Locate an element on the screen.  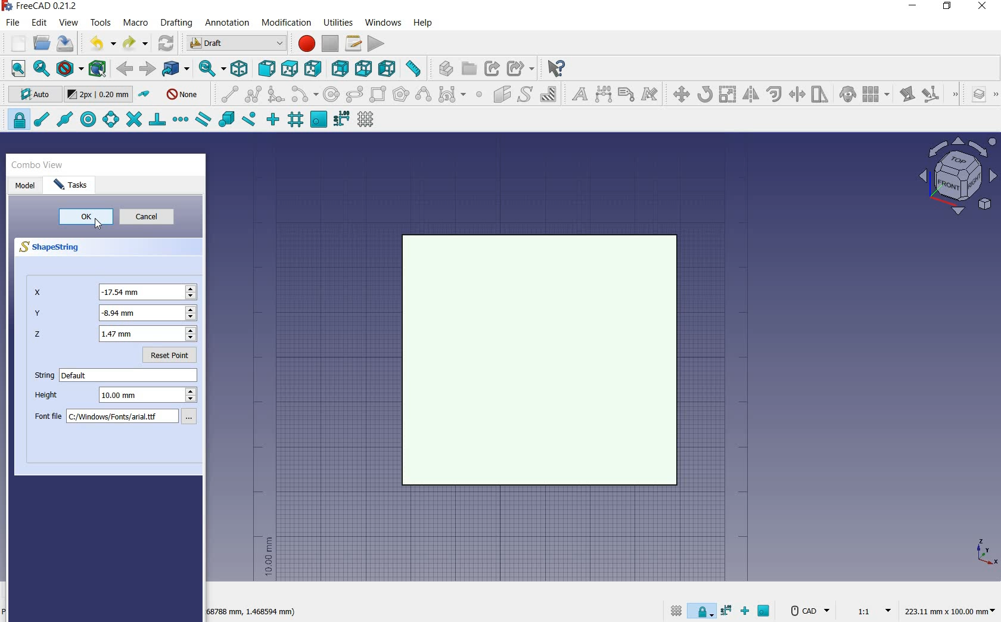
snap intersection is located at coordinates (132, 120).